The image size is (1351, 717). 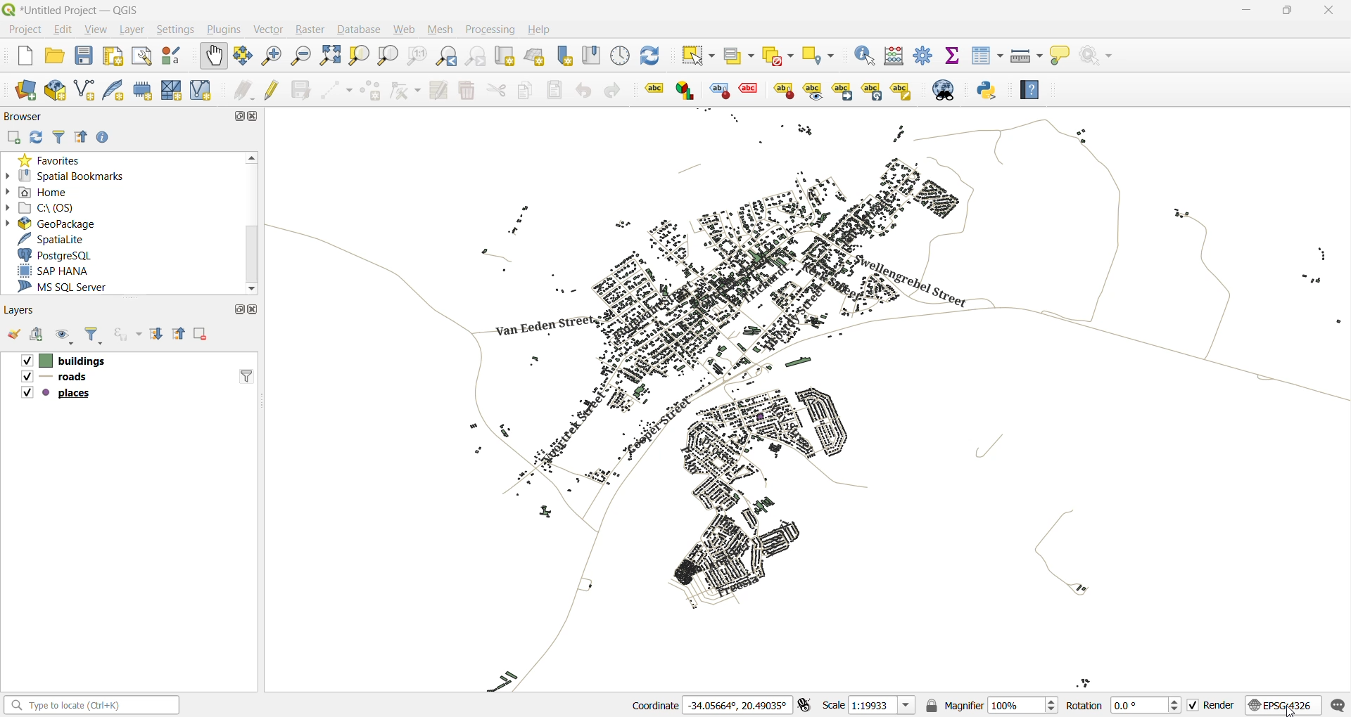 I want to click on raster, so click(x=308, y=30).